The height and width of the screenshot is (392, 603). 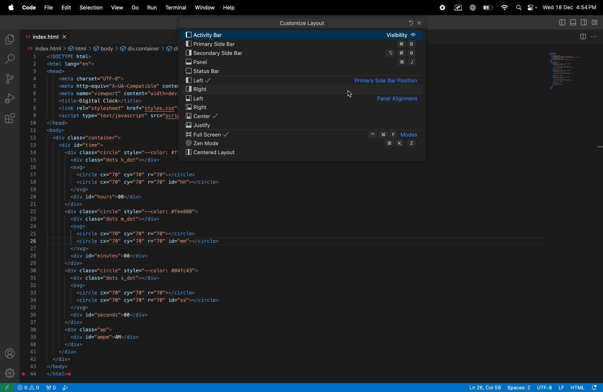 What do you see at coordinates (562, 22) in the screenshot?
I see `toggle primary side bar` at bounding box center [562, 22].